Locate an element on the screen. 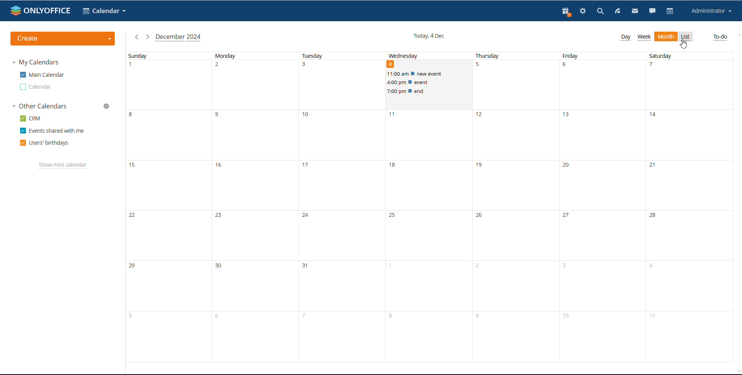 The width and height of the screenshot is (742, 375). monday is located at coordinates (254, 208).